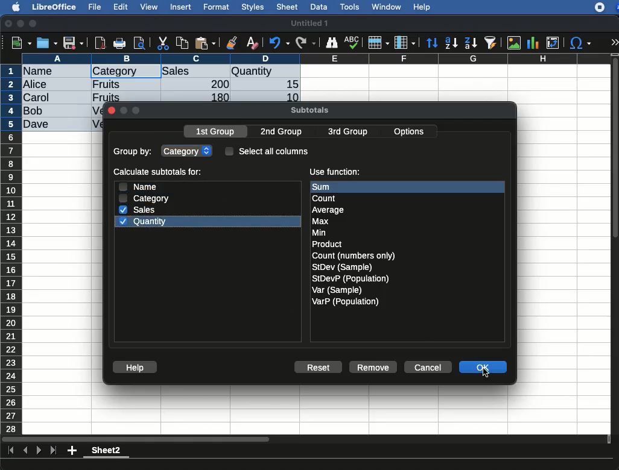  I want to click on sort, so click(431, 43).